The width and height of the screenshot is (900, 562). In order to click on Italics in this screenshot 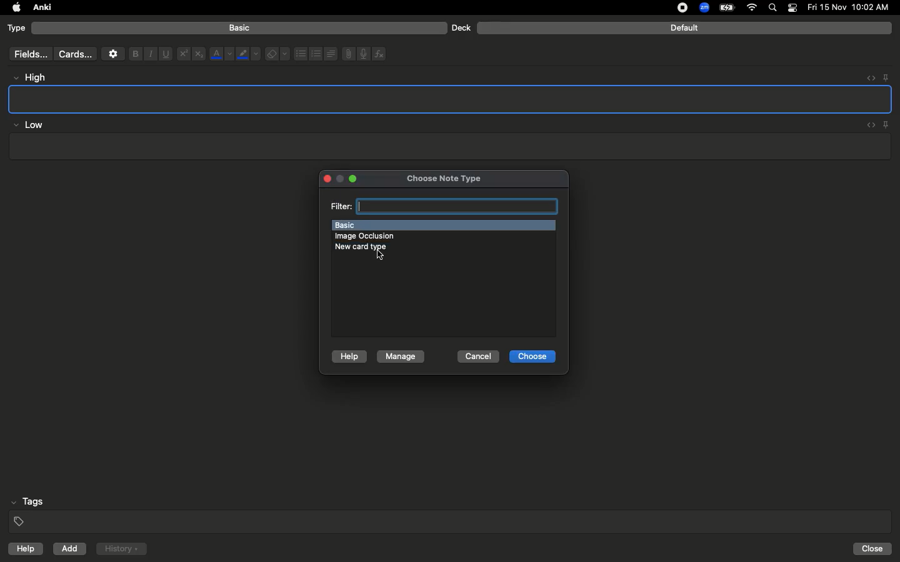, I will do `click(149, 54)`.